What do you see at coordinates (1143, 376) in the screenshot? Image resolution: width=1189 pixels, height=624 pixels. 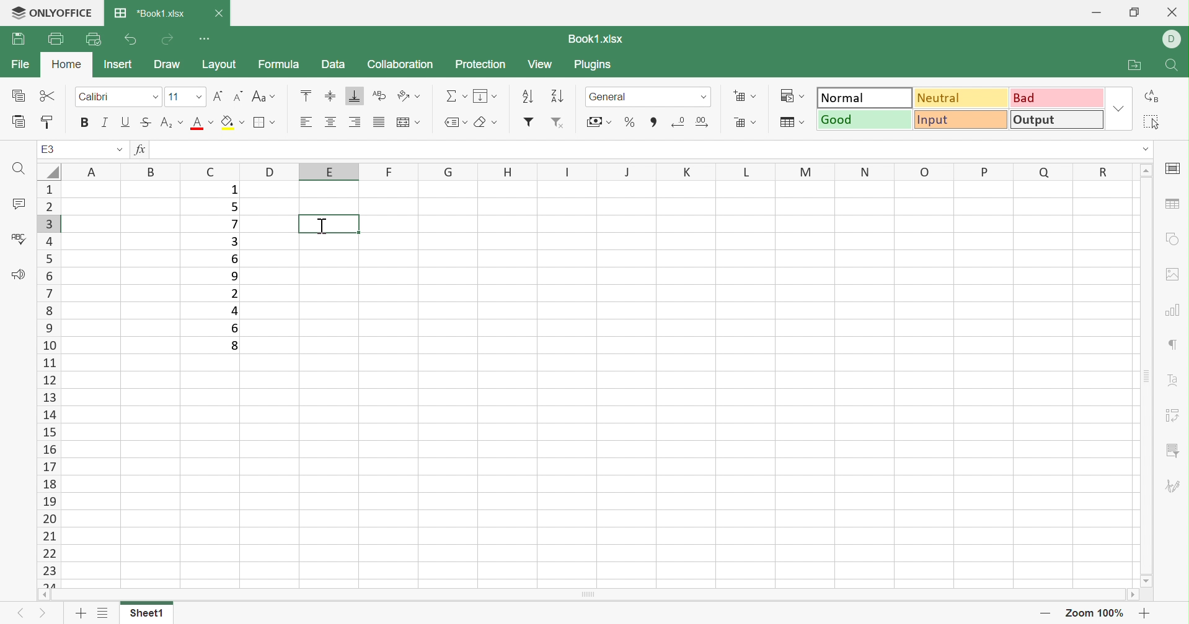 I see `Scroll Bar` at bounding box center [1143, 376].